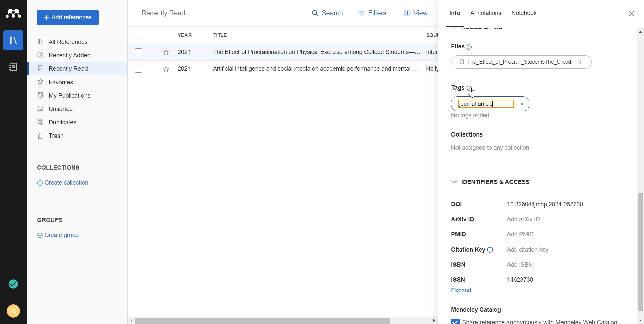  I want to click on Citation Key © Add citation key, so click(503, 249).